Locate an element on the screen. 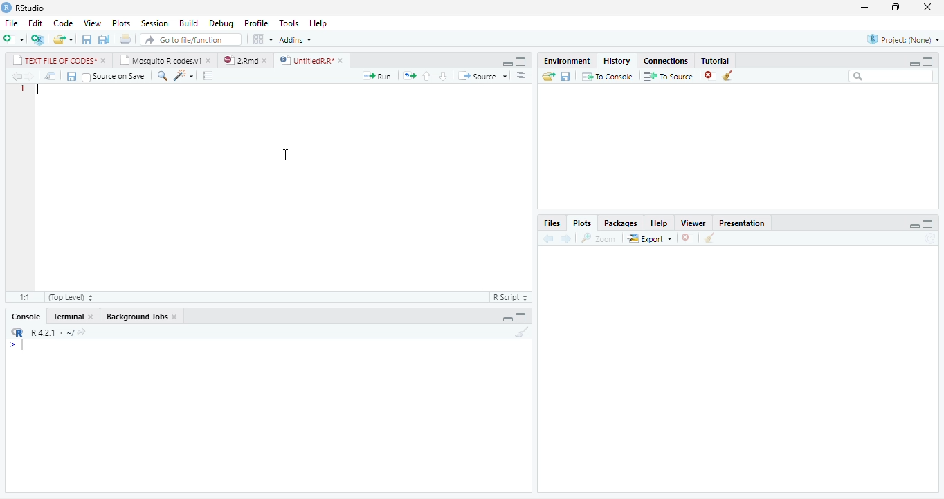 This screenshot has width=944, height=499. forward is located at coordinates (565, 238).